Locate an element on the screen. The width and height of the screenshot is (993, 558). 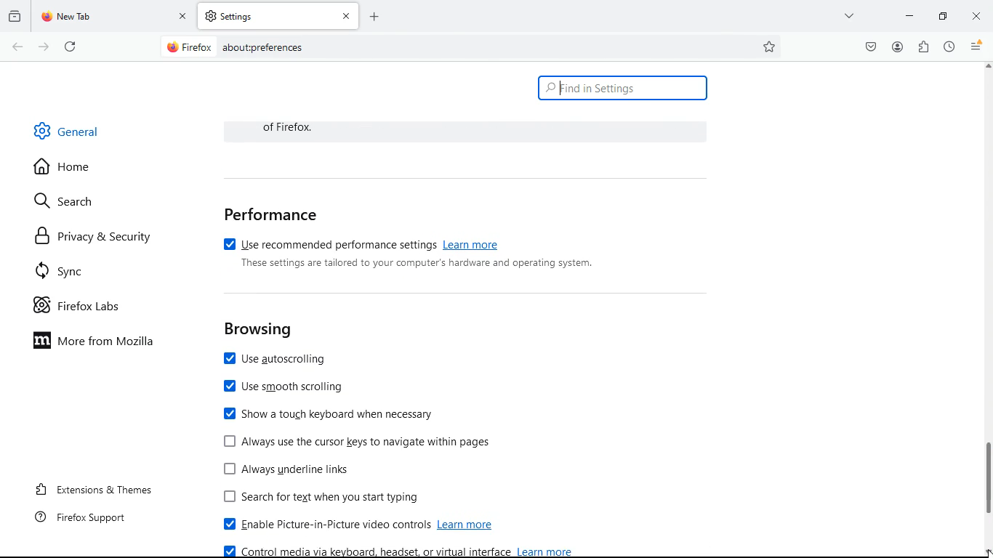
find in settings is located at coordinates (622, 89).